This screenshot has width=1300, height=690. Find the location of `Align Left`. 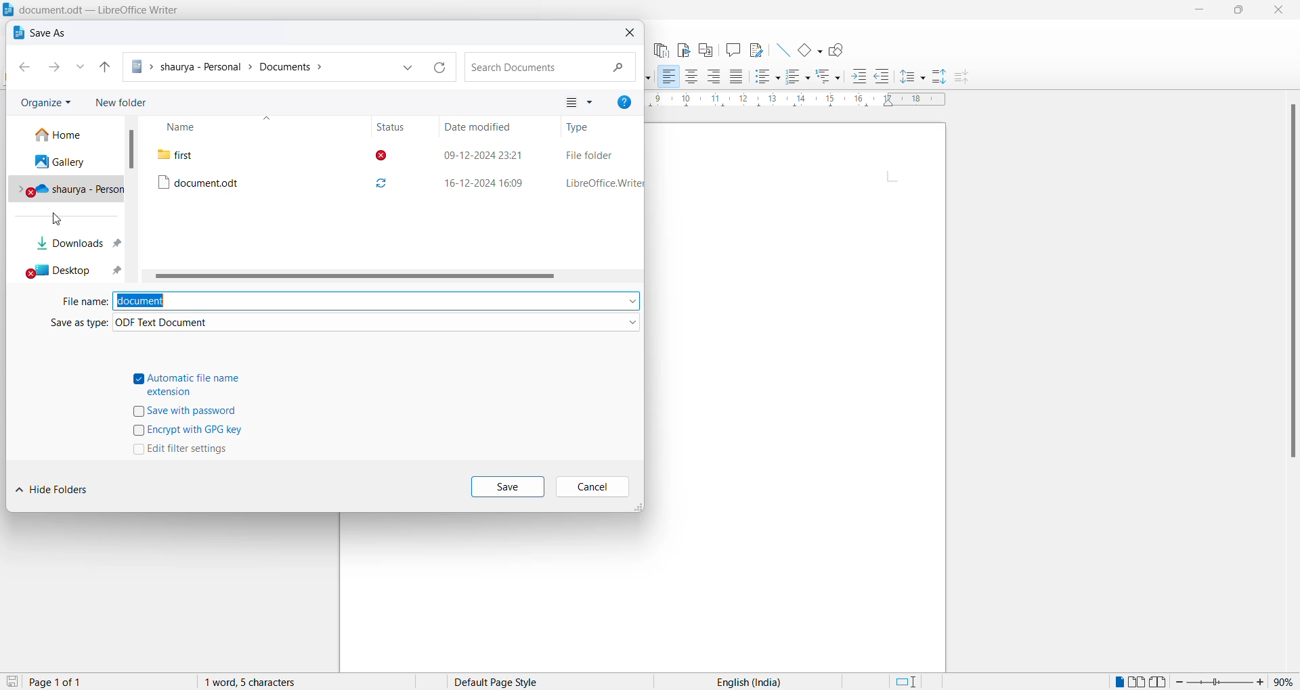

Align Left is located at coordinates (668, 77).